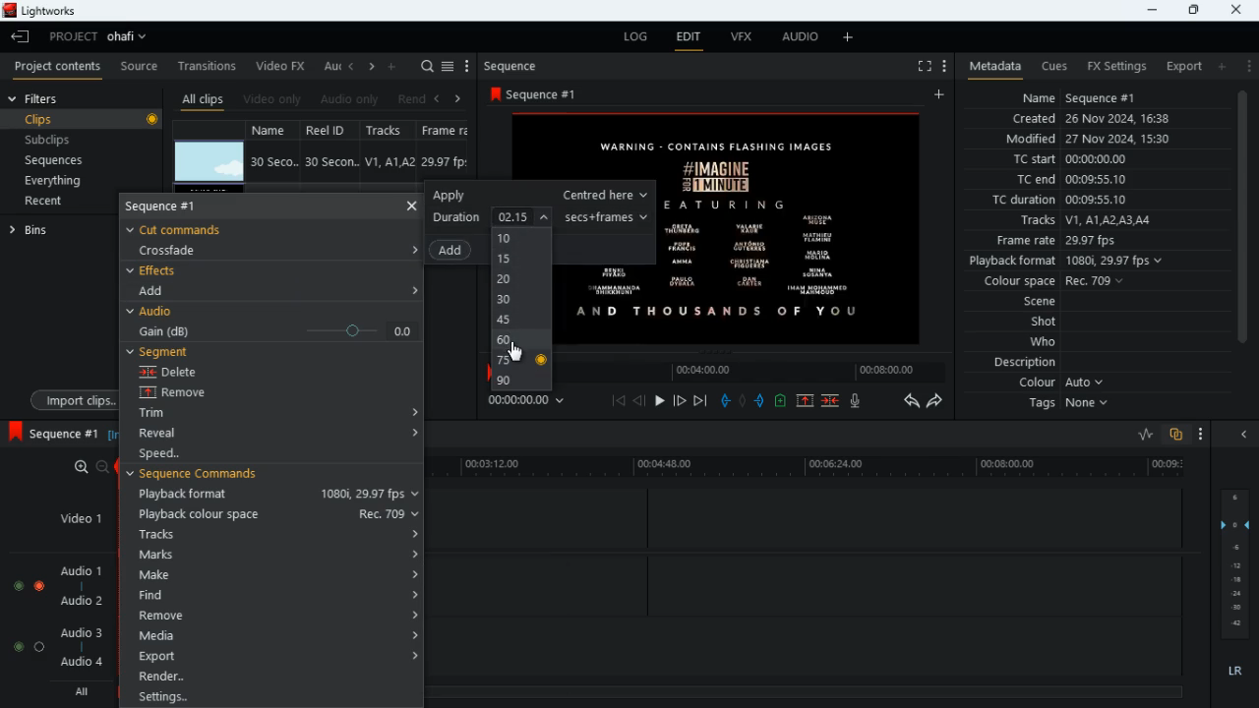 The image size is (1259, 708). What do you see at coordinates (77, 571) in the screenshot?
I see `audio 1` at bounding box center [77, 571].